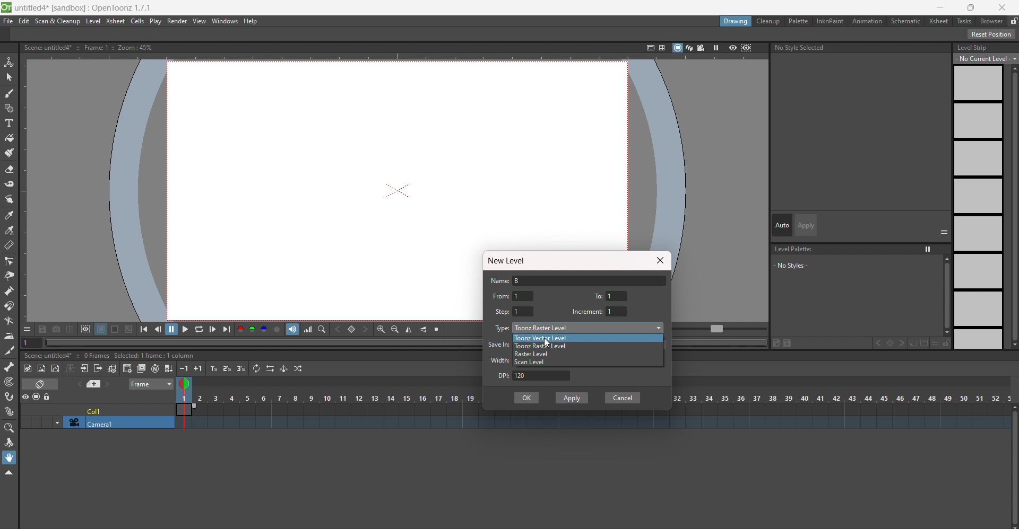 This screenshot has width=1019, height=529. What do you see at coordinates (160, 329) in the screenshot?
I see `previous frame` at bounding box center [160, 329].